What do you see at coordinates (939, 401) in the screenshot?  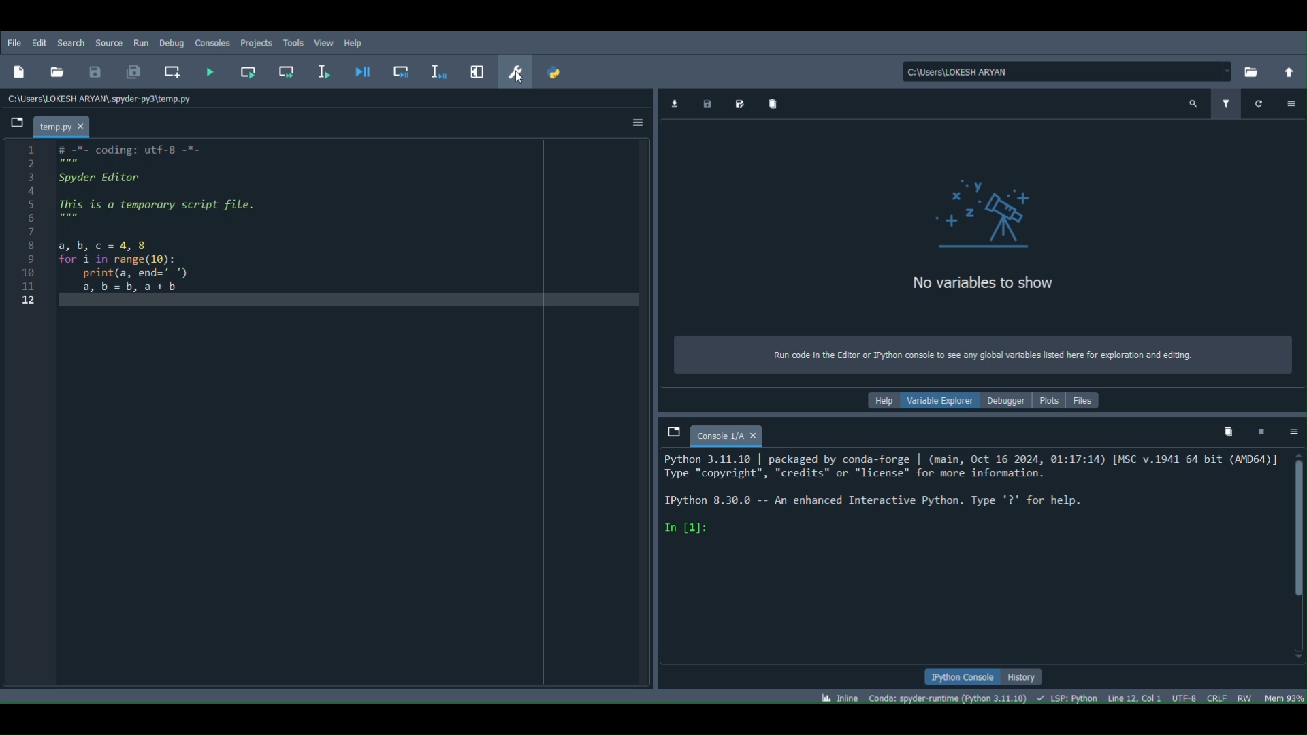 I see `Variable explorer` at bounding box center [939, 401].